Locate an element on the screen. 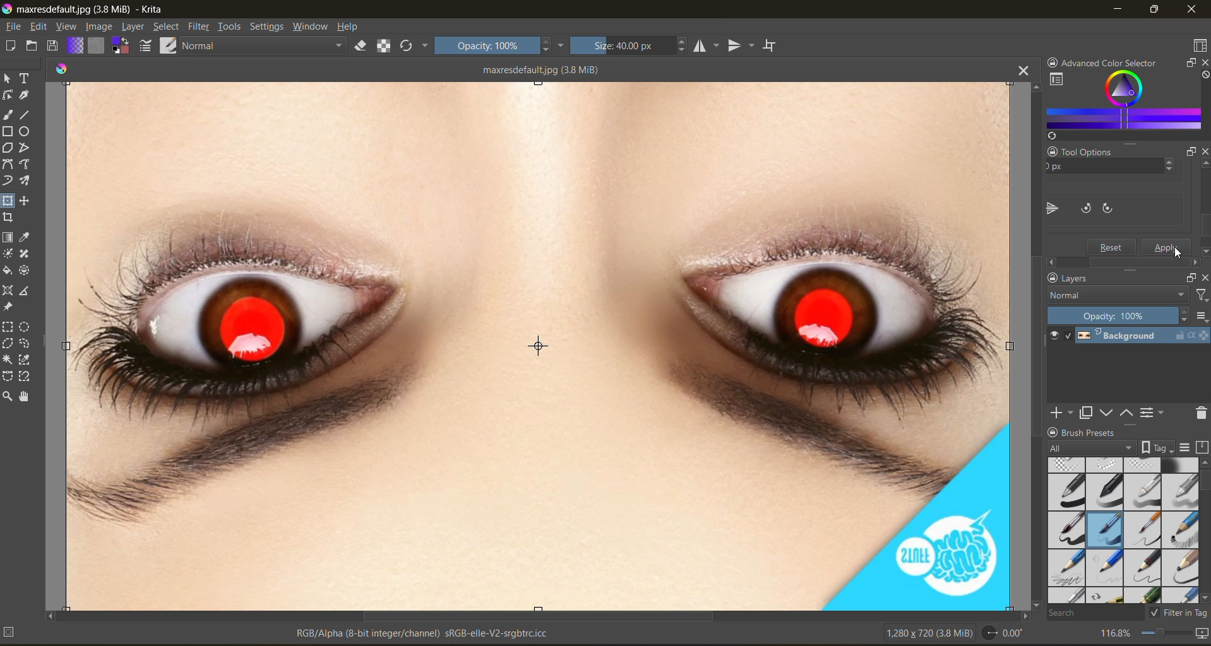  tool is located at coordinates (9, 200).